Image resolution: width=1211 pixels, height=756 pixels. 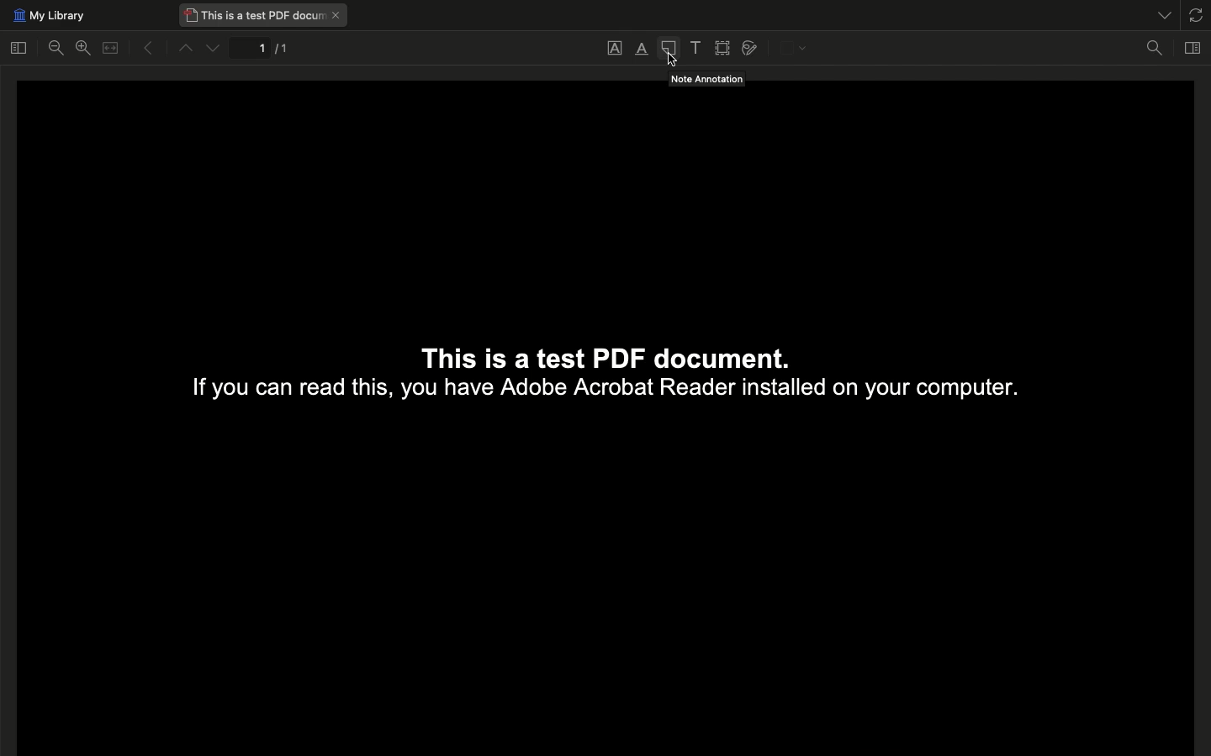 I want to click on Find in document, so click(x=1155, y=50).